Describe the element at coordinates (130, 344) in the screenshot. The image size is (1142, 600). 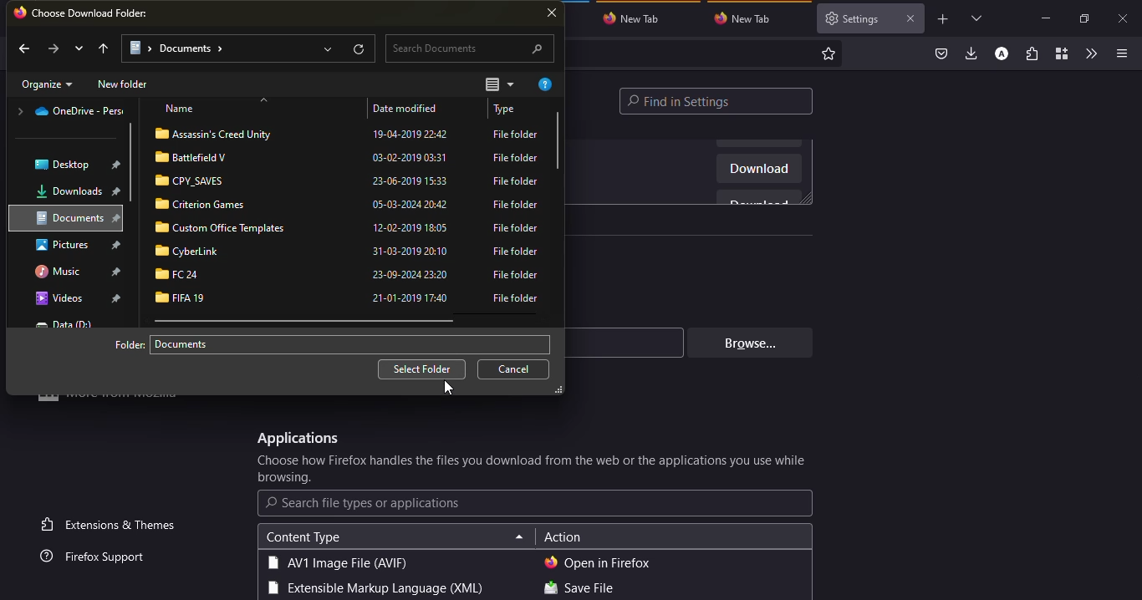
I see `folder` at that location.